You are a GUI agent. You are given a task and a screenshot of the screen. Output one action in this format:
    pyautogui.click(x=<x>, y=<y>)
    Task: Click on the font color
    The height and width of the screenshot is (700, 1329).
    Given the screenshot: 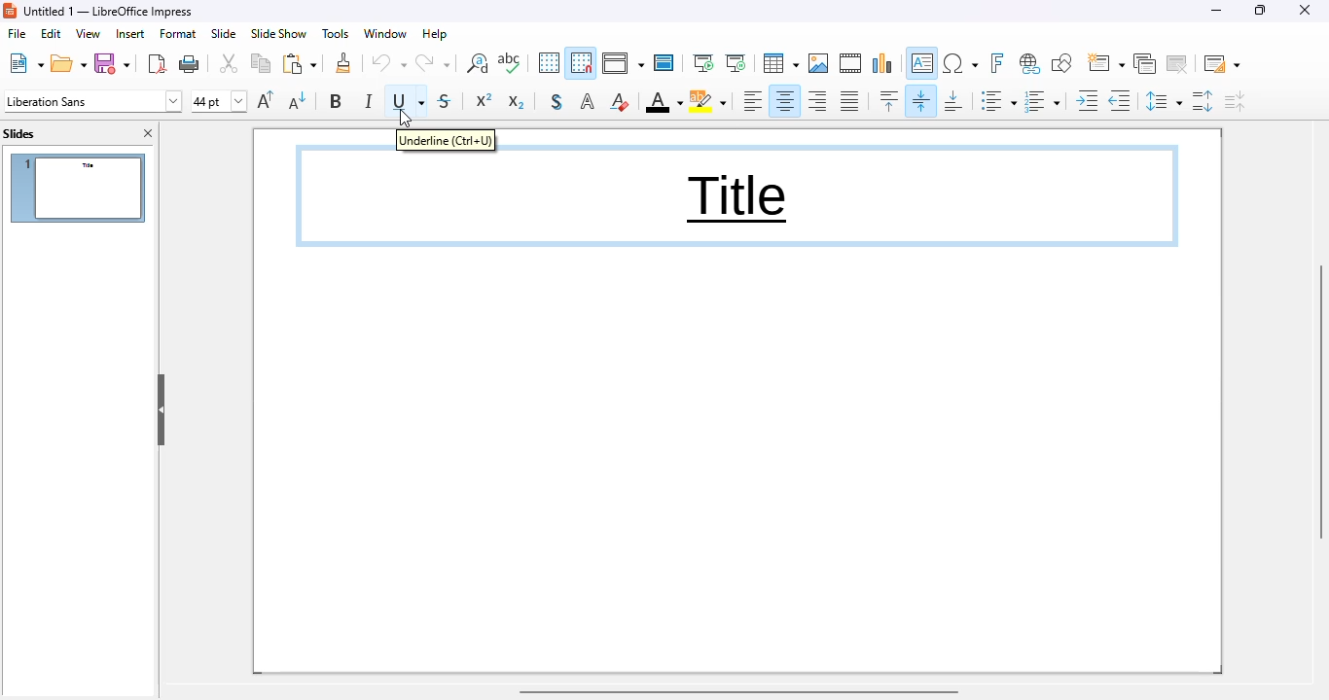 What is the action you would take?
    pyautogui.click(x=664, y=102)
    